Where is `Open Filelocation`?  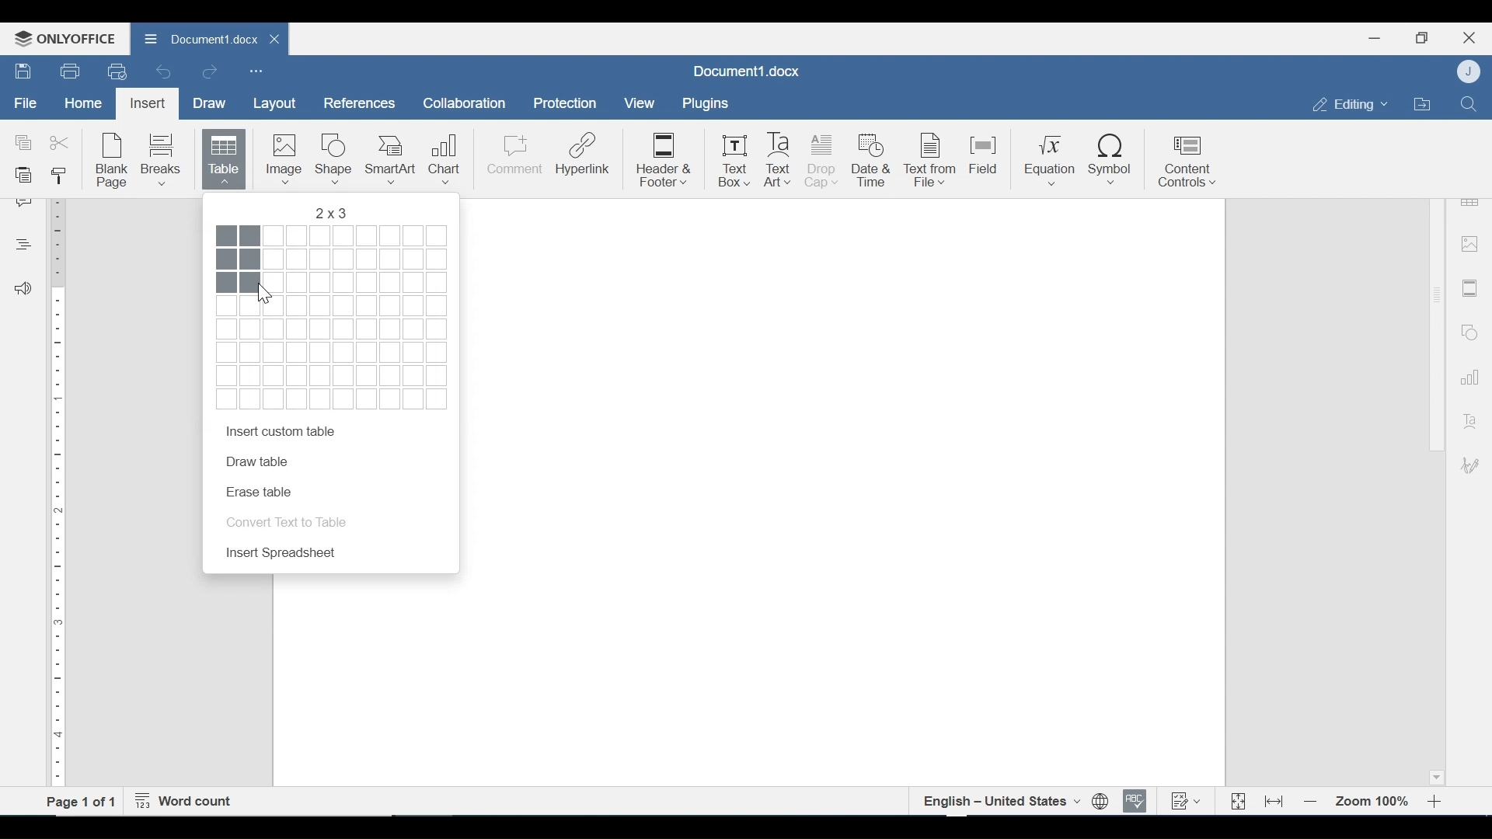 Open Filelocation is located at coordinates (1421, 103).